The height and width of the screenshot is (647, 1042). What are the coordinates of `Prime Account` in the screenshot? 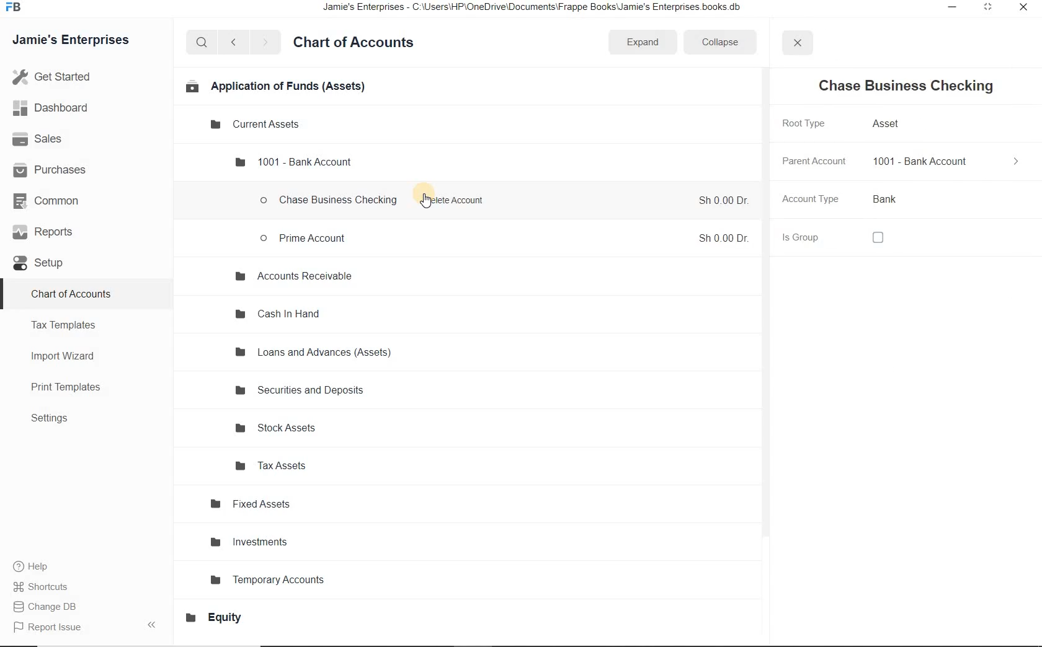 It's located at (305, 237).